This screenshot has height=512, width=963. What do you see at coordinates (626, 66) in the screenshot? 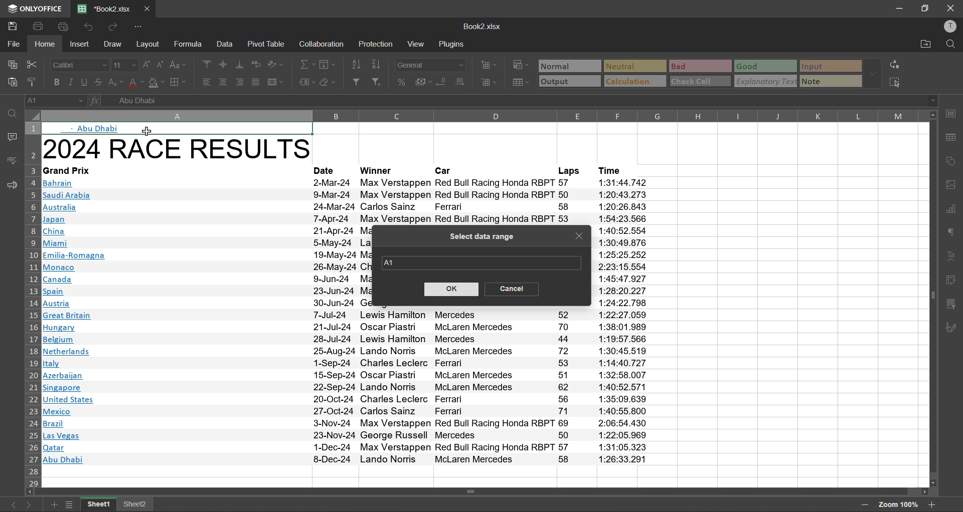
I see `neutral` at bounding box center [626, 66].